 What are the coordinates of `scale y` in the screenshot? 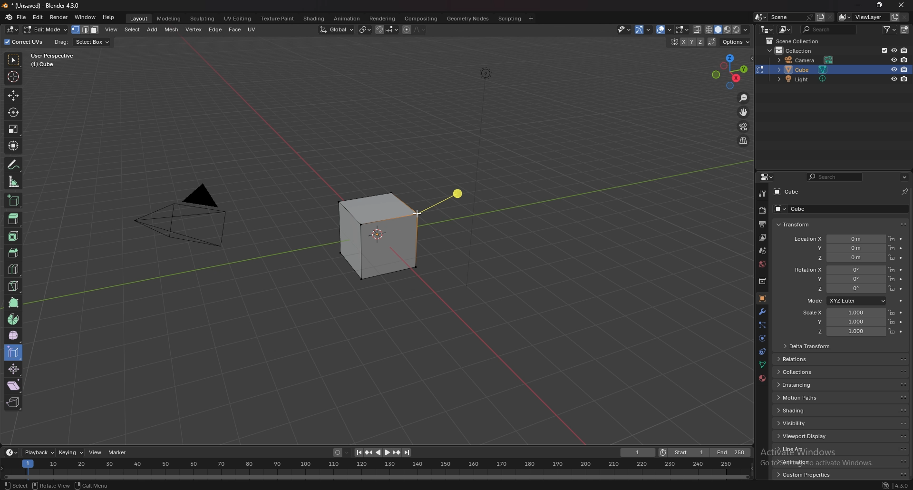 It's located at (843, 322).